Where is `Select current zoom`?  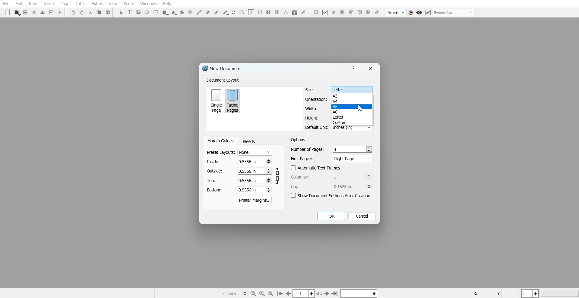
Select current zoom is located at coordinates (234, 293).